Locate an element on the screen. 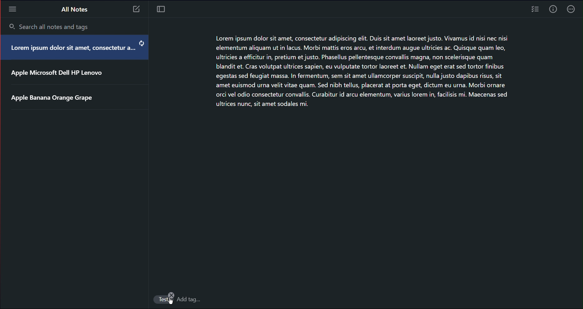 This screenshot has width=583, height=309. Note 3 is located at coordinates (137, 10).